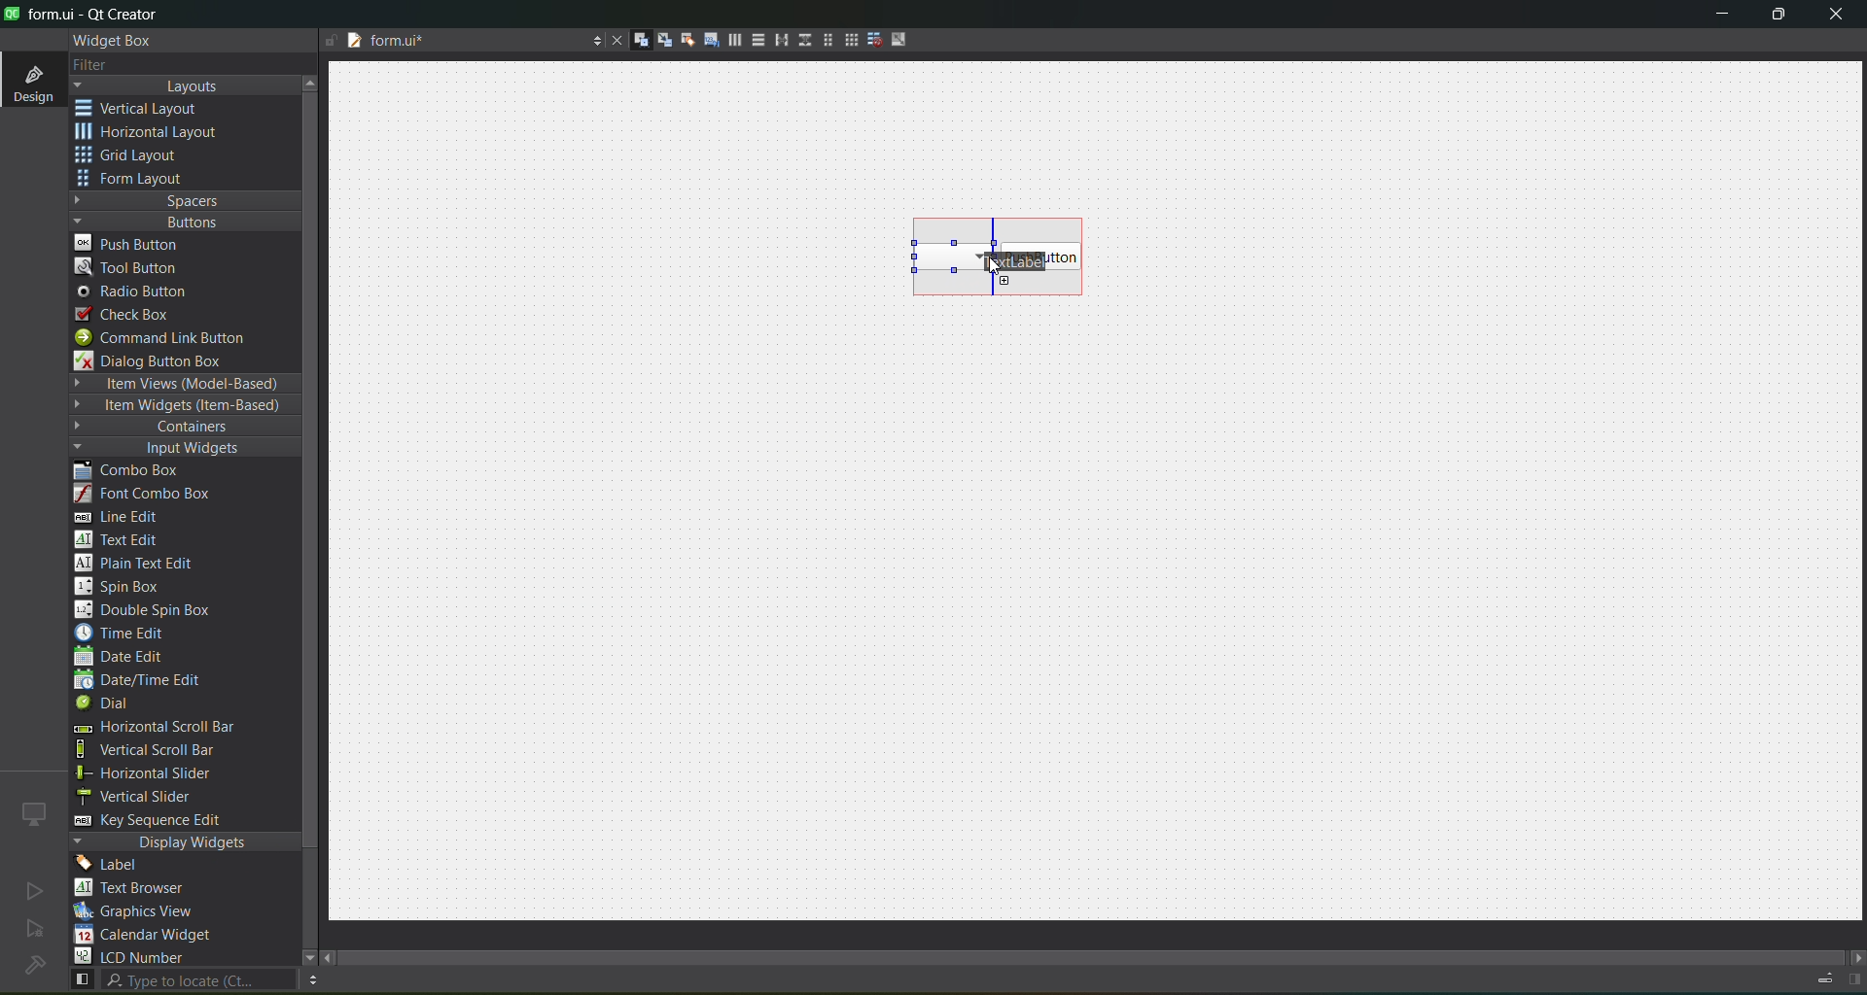  What do you see at coordinates (132, 315) in the screenshot?
I see `check box` at bounding box center [132, 315].